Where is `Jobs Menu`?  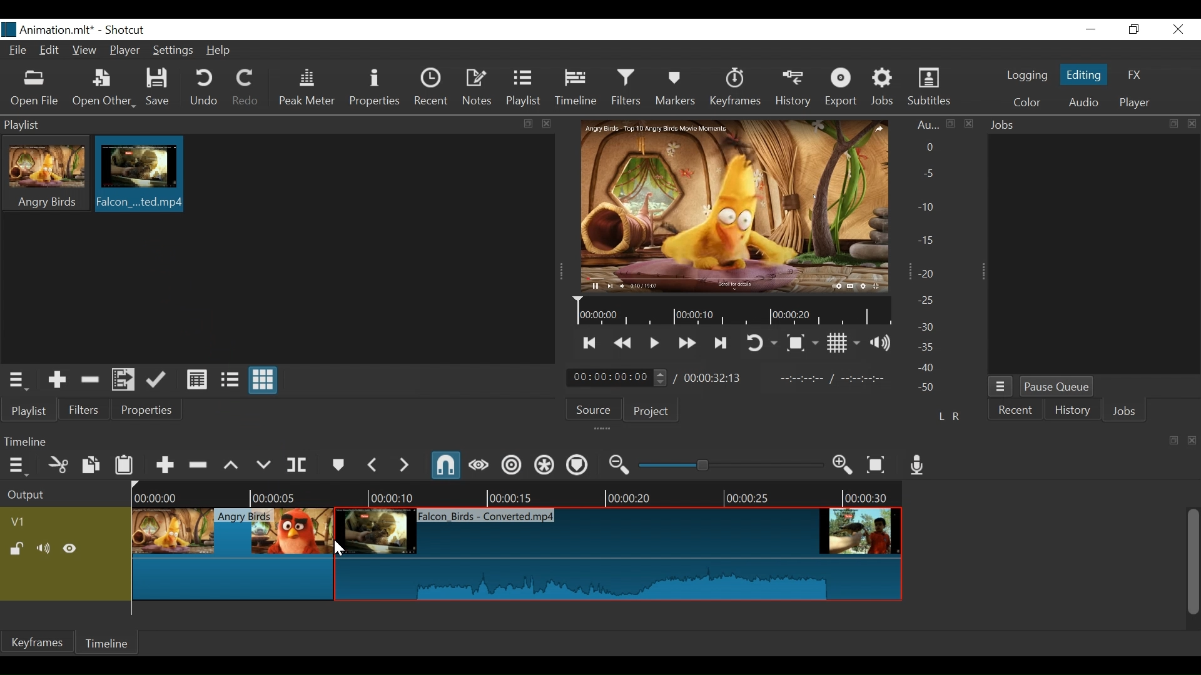 Jobs Menu is located at coordinates (1001, 387).